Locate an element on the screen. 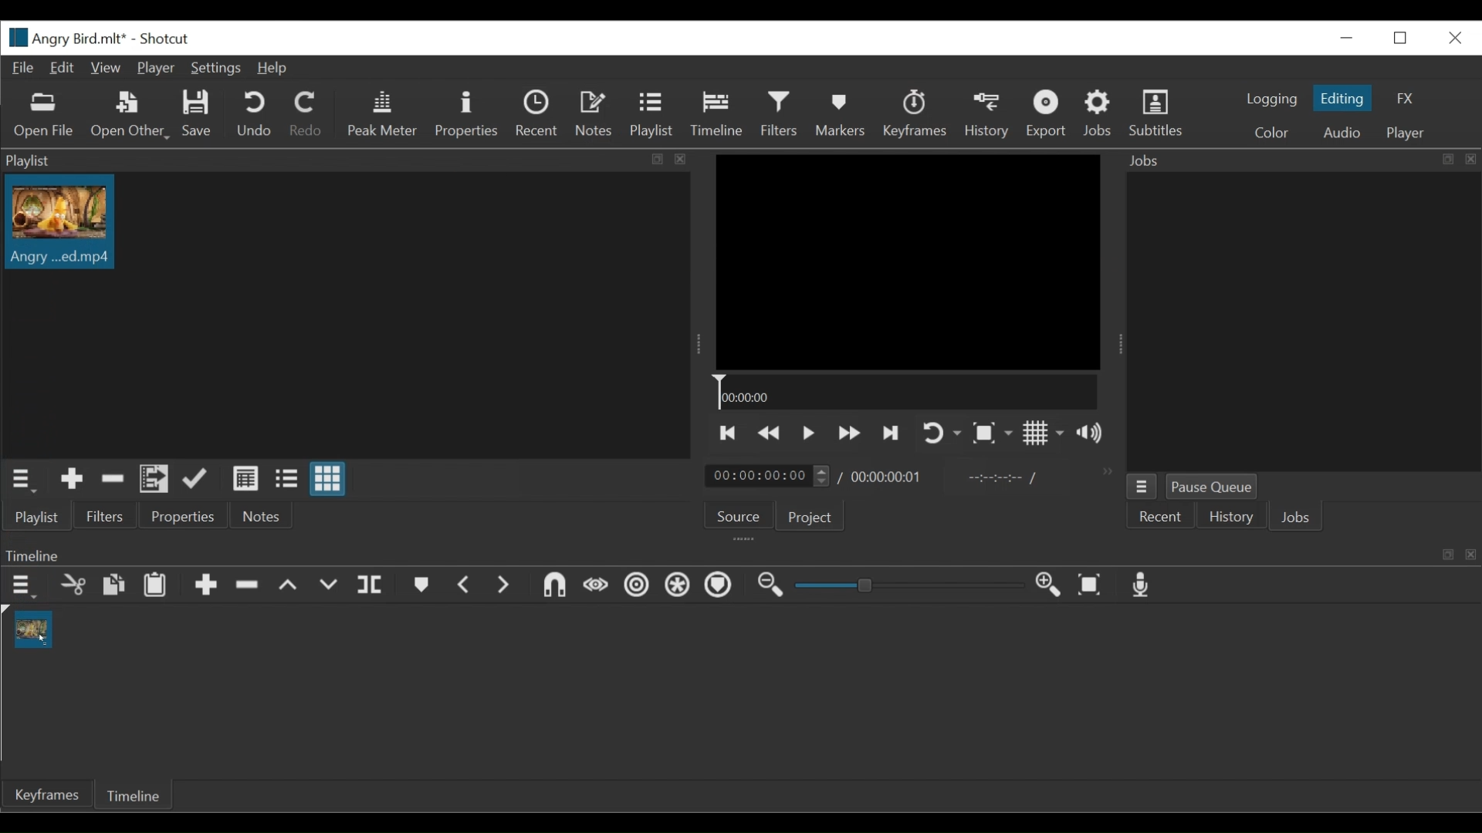 The height and width of the screenshot is (833, 1482). FX is located at coordinates (1404, 99).